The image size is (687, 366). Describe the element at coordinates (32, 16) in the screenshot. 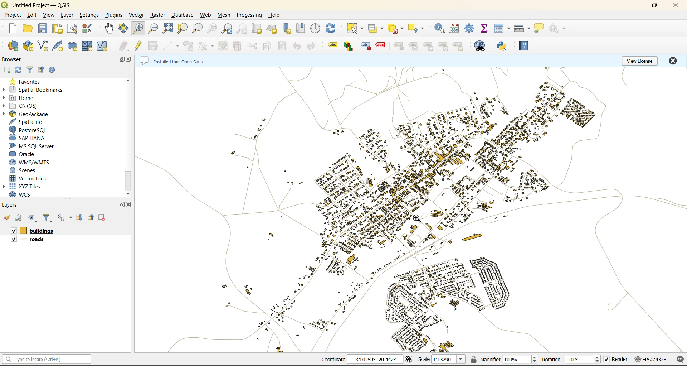

I see `edit` at that location.